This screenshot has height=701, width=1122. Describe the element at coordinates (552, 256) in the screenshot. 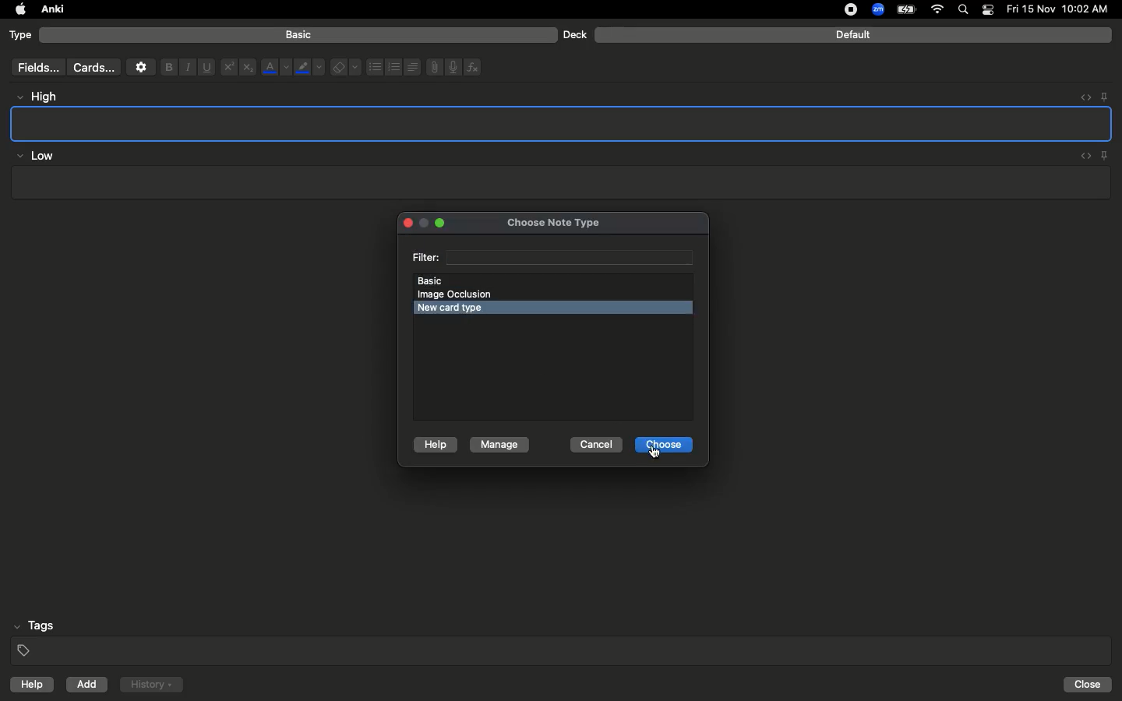

I see `filter` at that location.